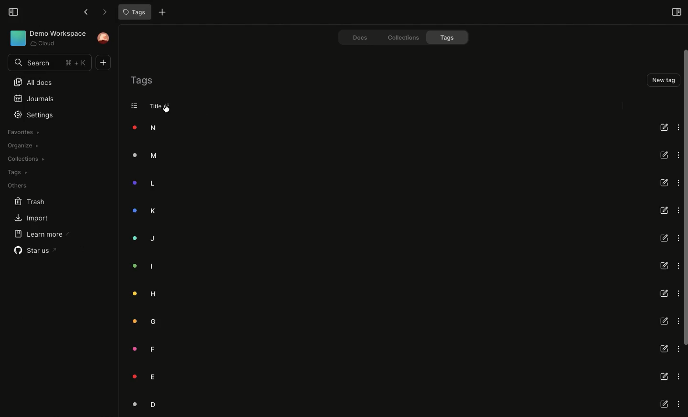 The image size is (688, 417). Describe the element at coordinates (168, 106) in the screenshot. I see `Sort` at that location.